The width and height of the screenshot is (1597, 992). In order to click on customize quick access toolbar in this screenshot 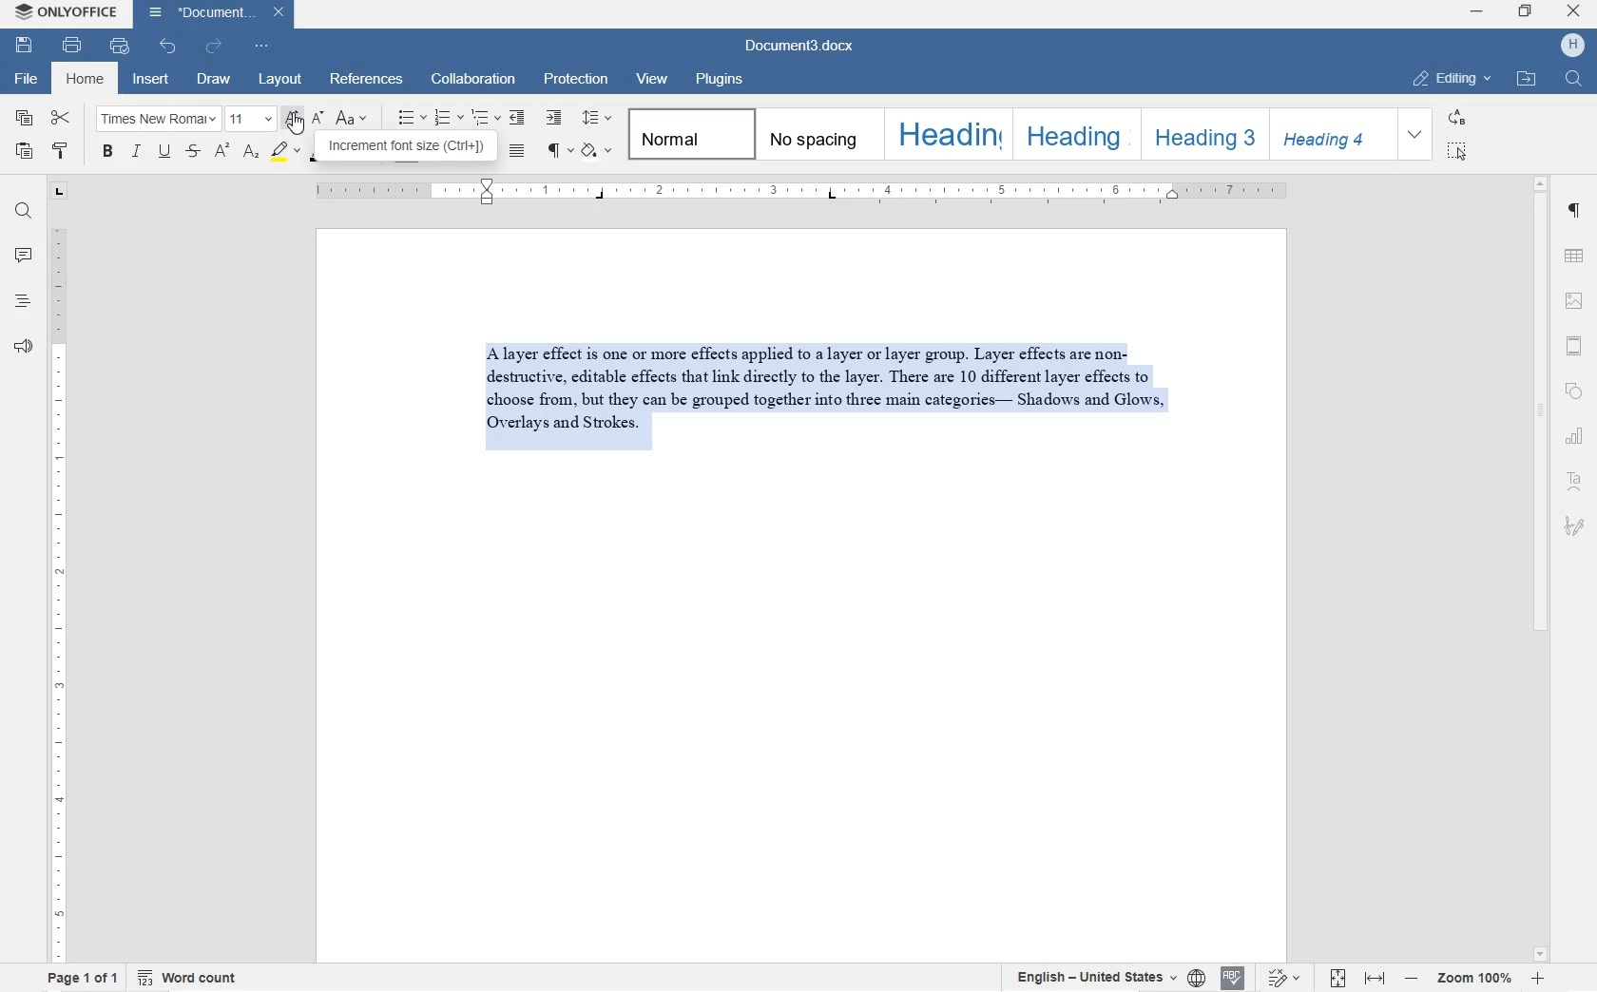, I will do `click(261, 46)`.